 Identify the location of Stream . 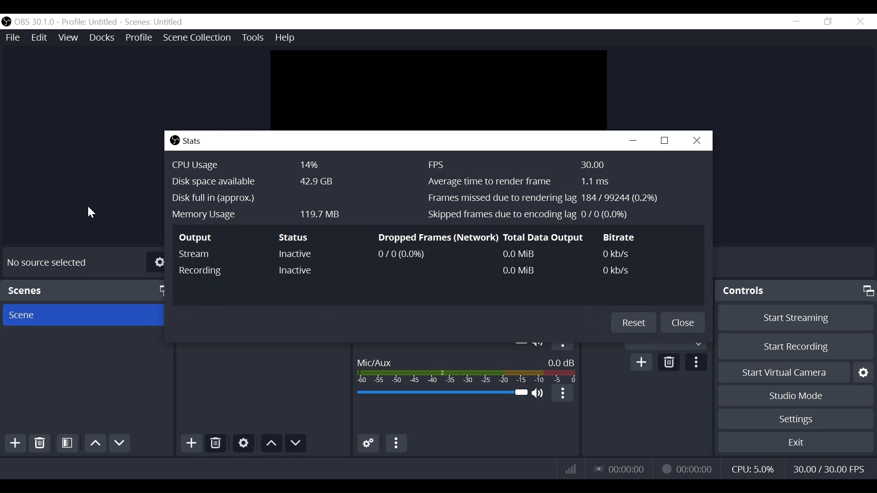
(201, 254).